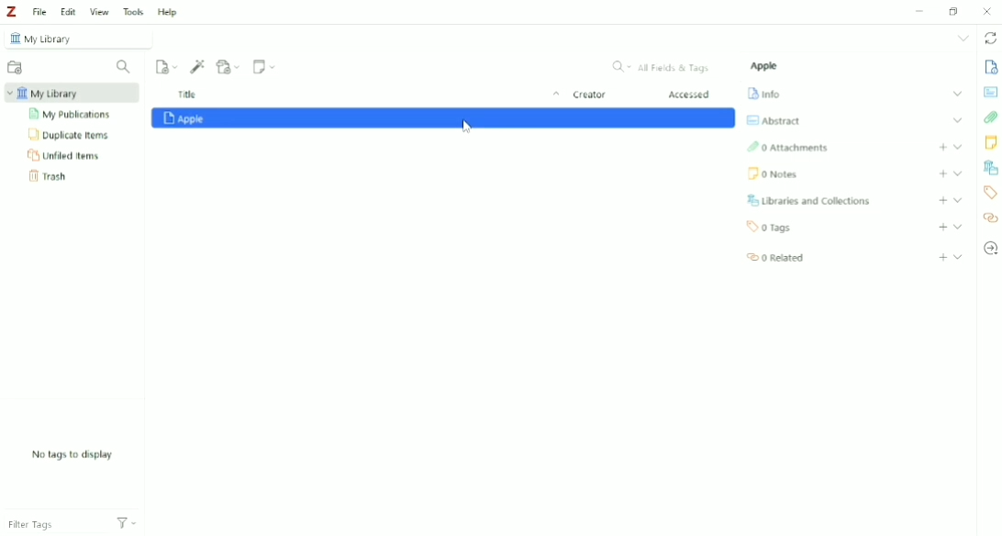 This screenshot has height=536, width=1002. What do you see at coordinates (228, 66) in the screenshot?
I see `Add Attachment` at bounding box center [228, 66].